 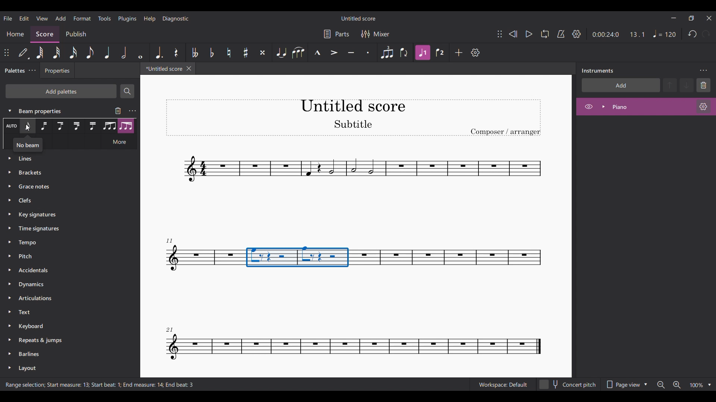 What do you see at coordinates (246, 52) in the screenshot?
I see `Toggle sharp` at bounding box center [246, 52].